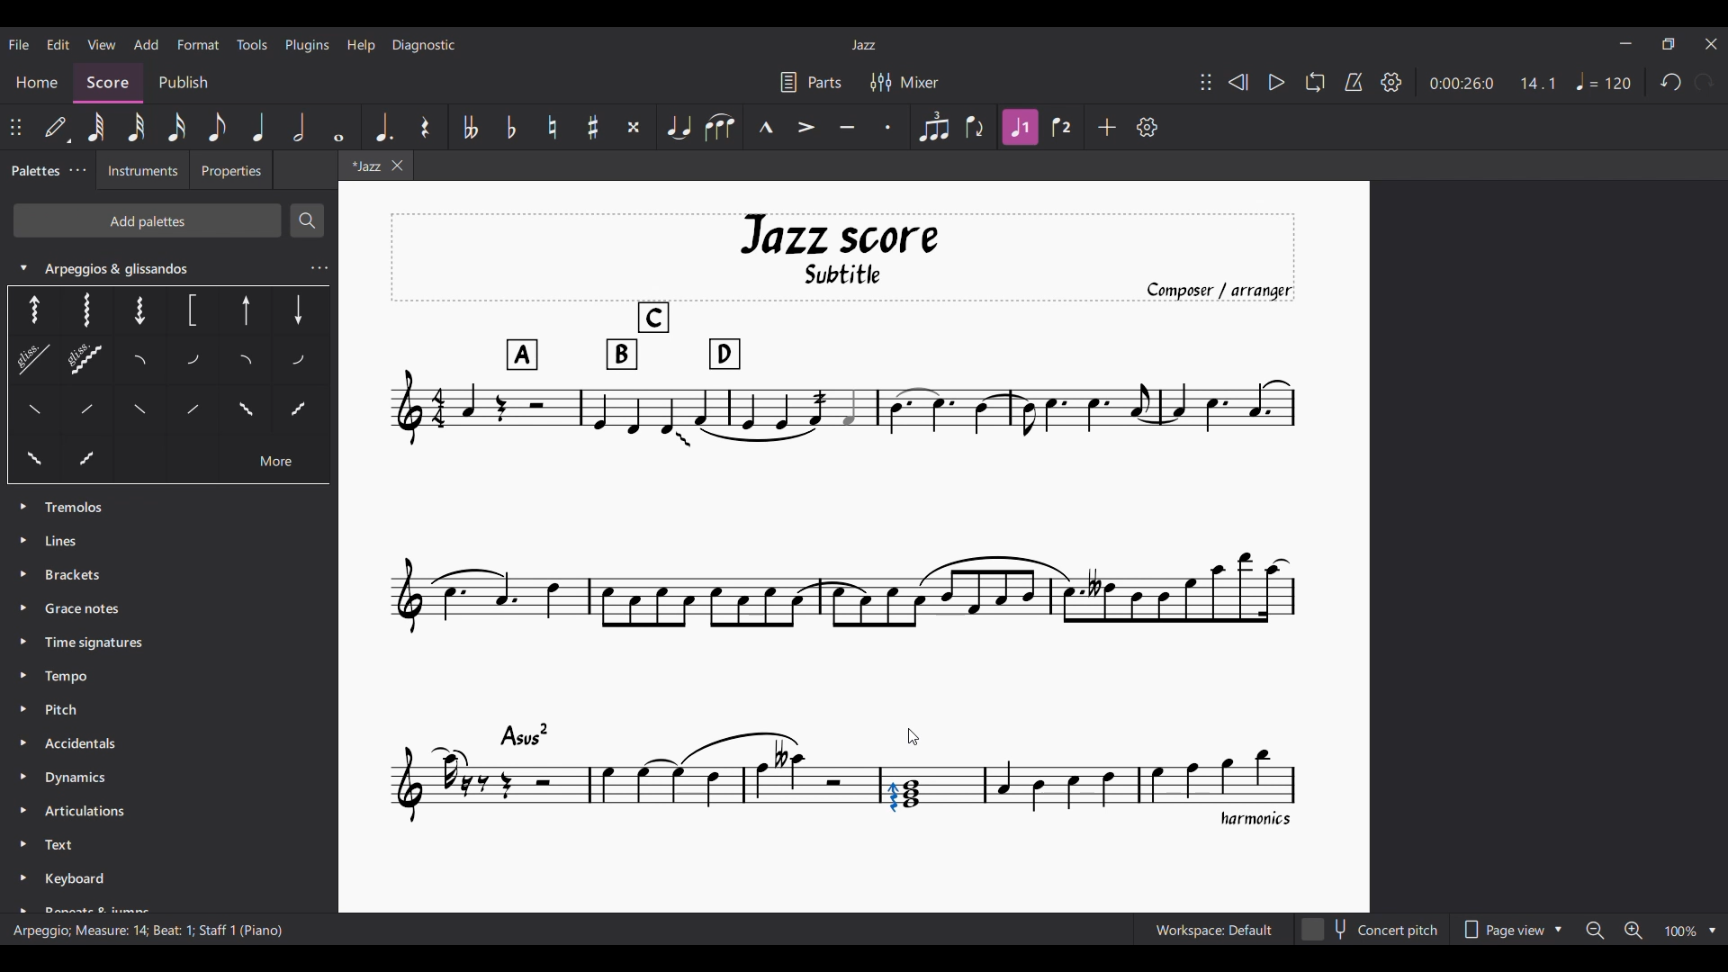  What do you see at coordinates (79, 779) in the screenshot?
I see `Dynamics` at bounding box center [79, 779].